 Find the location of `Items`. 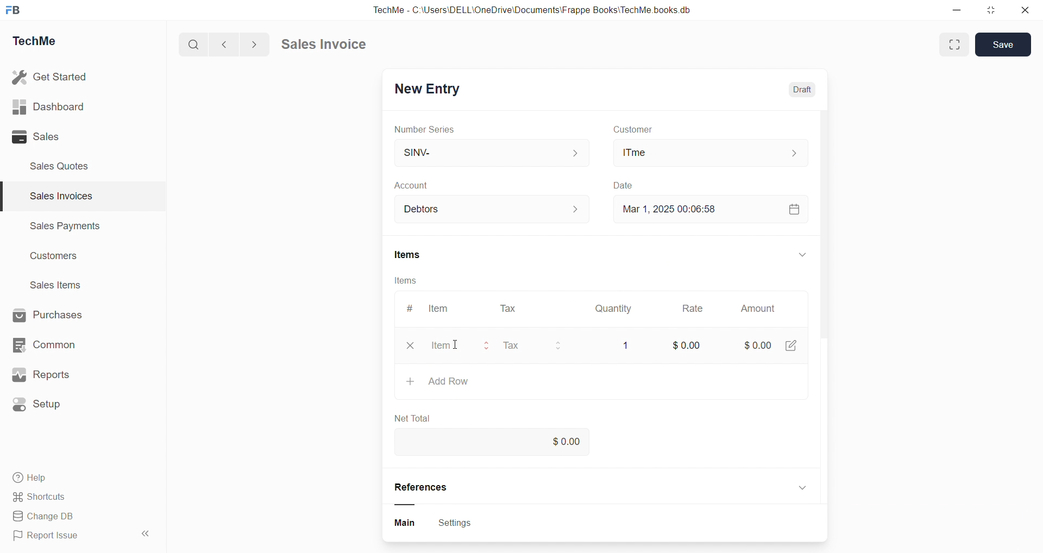

Items is located at coordinates (415, 255).